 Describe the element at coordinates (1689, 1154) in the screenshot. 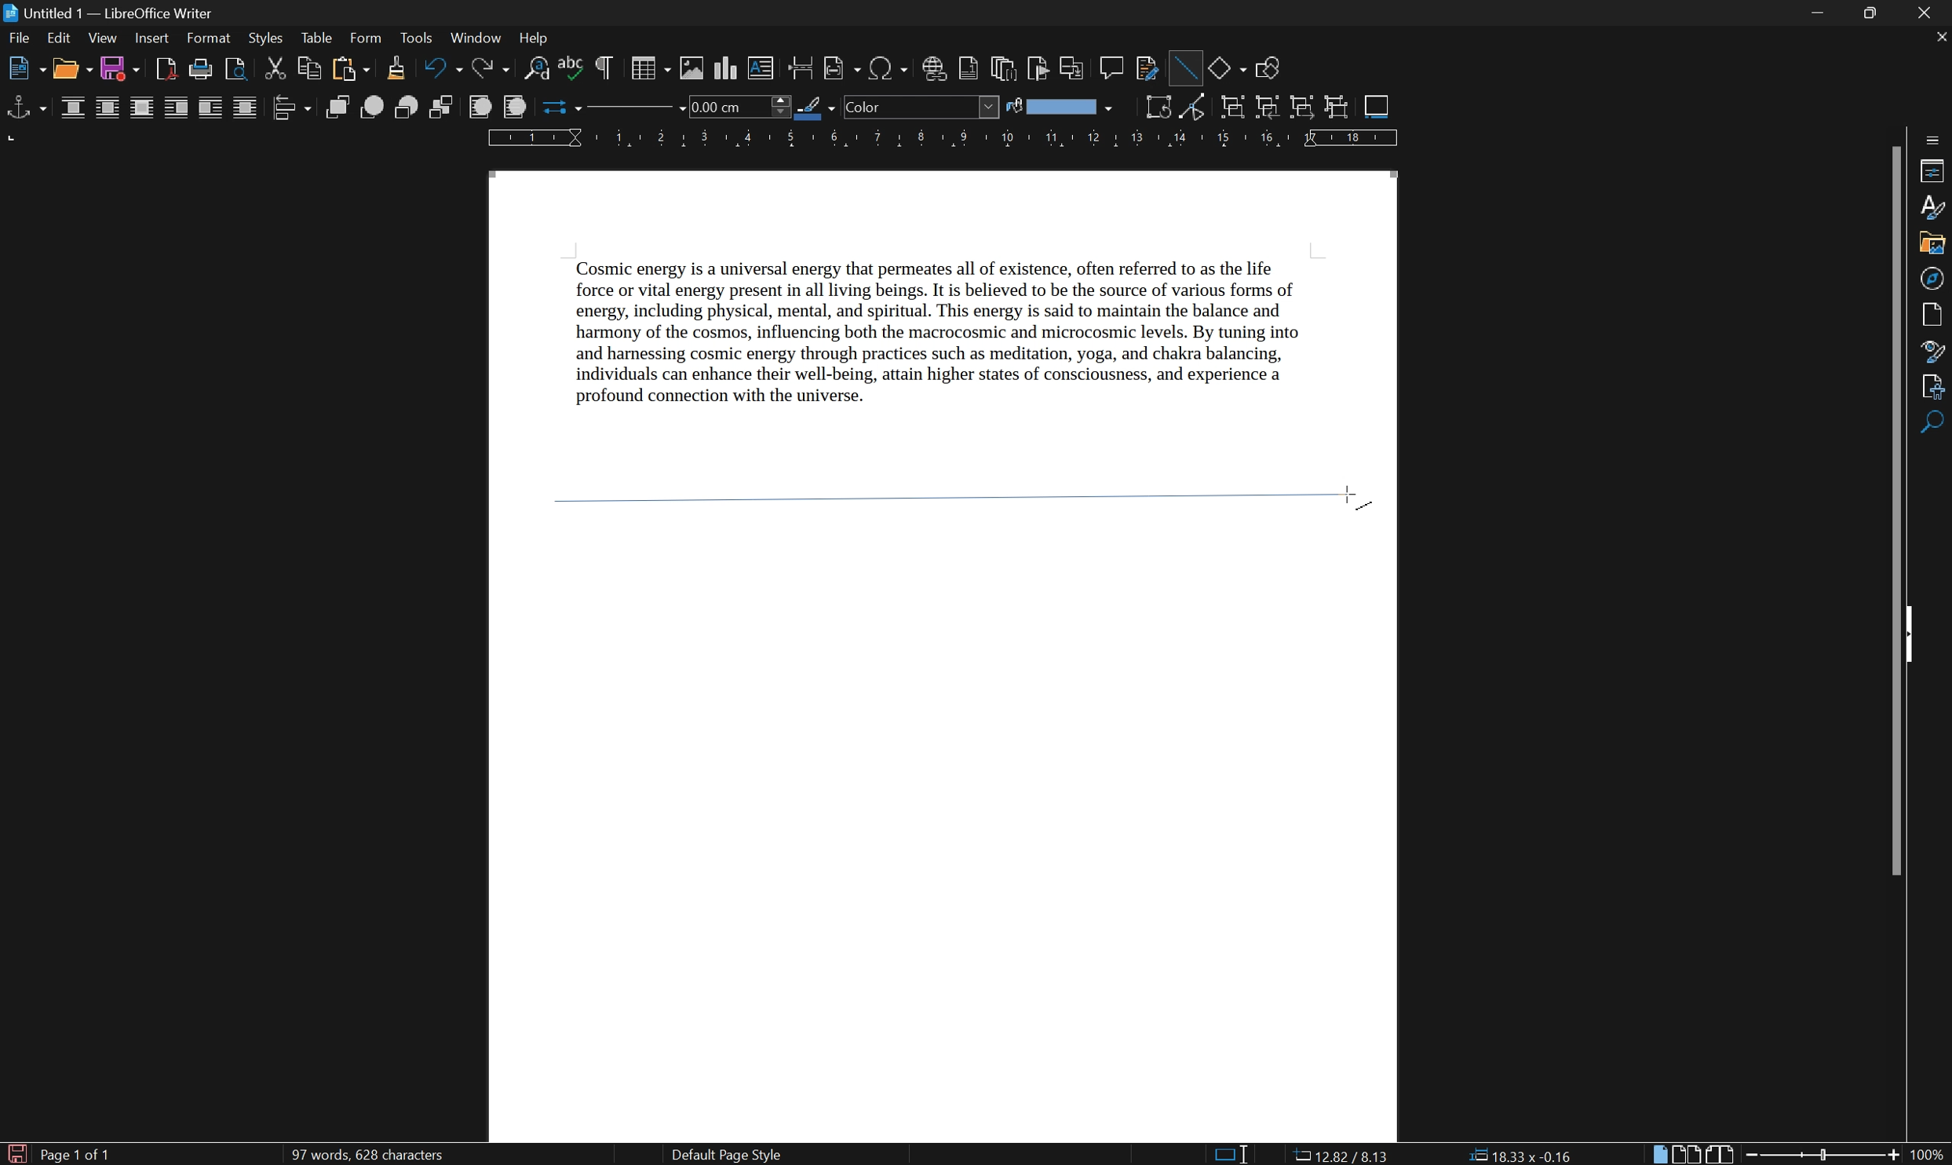

I see `multi-page view` at that location.